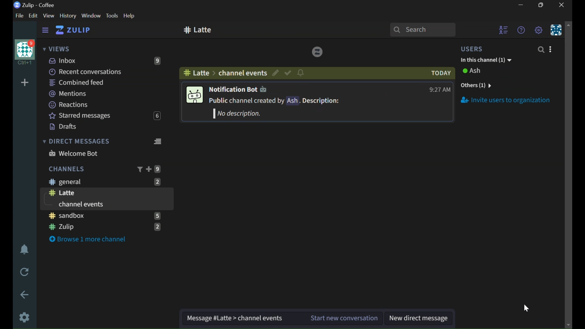 Image resolution: width=585 pixels, height=329 pixels. Describe the element at coordinates (105, 182) in the screenshot. I see `GENERAL` at that location.